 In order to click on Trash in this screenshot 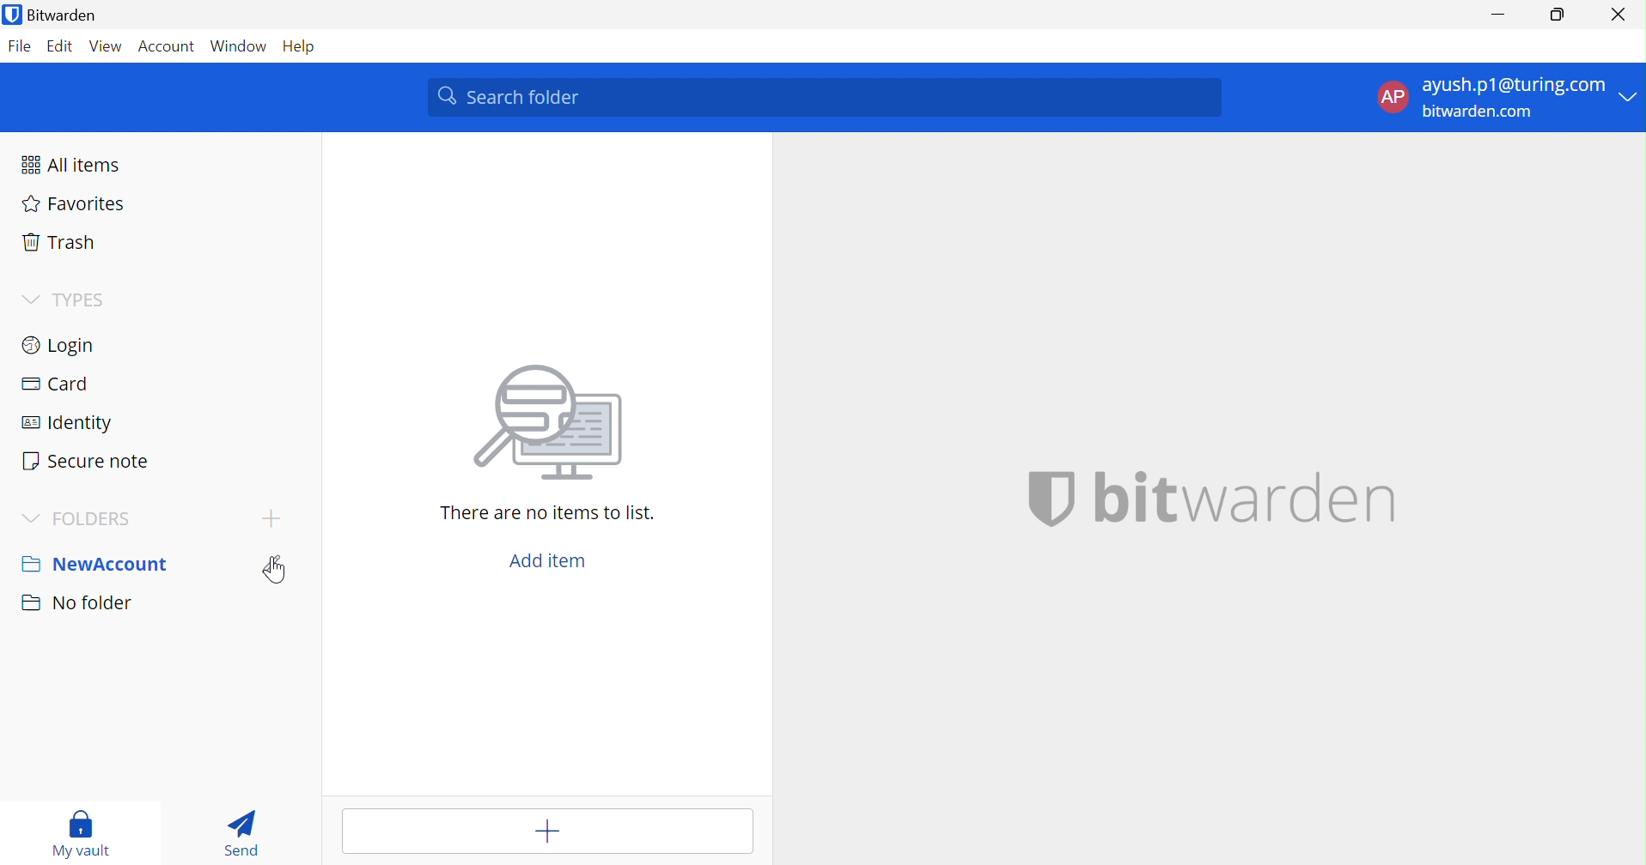, I will do `click(61, 241)`.